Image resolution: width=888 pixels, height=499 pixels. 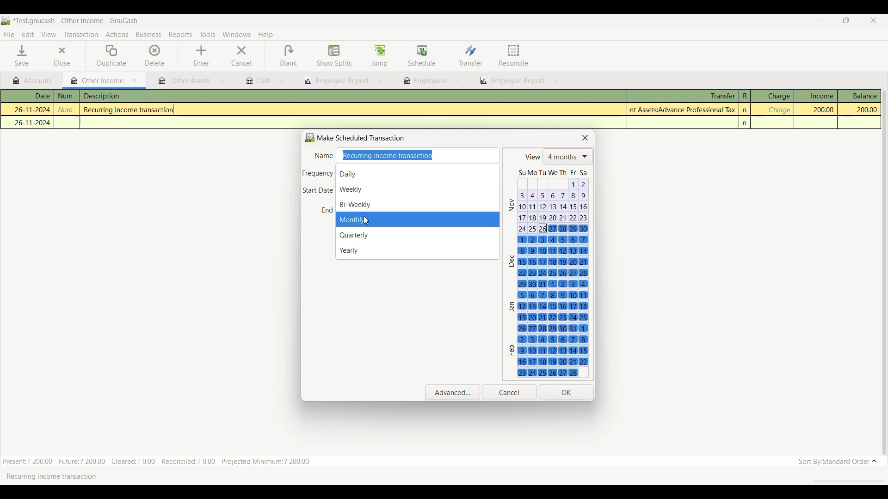 I want to click on cash, so click(x=258, y=81).